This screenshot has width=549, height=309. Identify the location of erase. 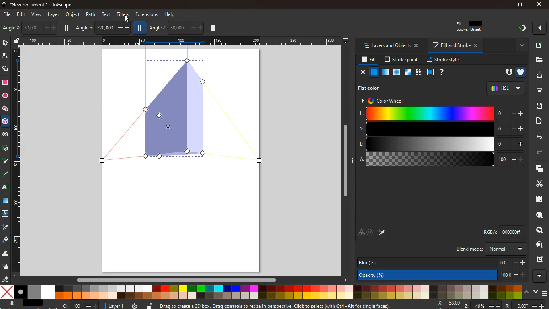
(6, 279).